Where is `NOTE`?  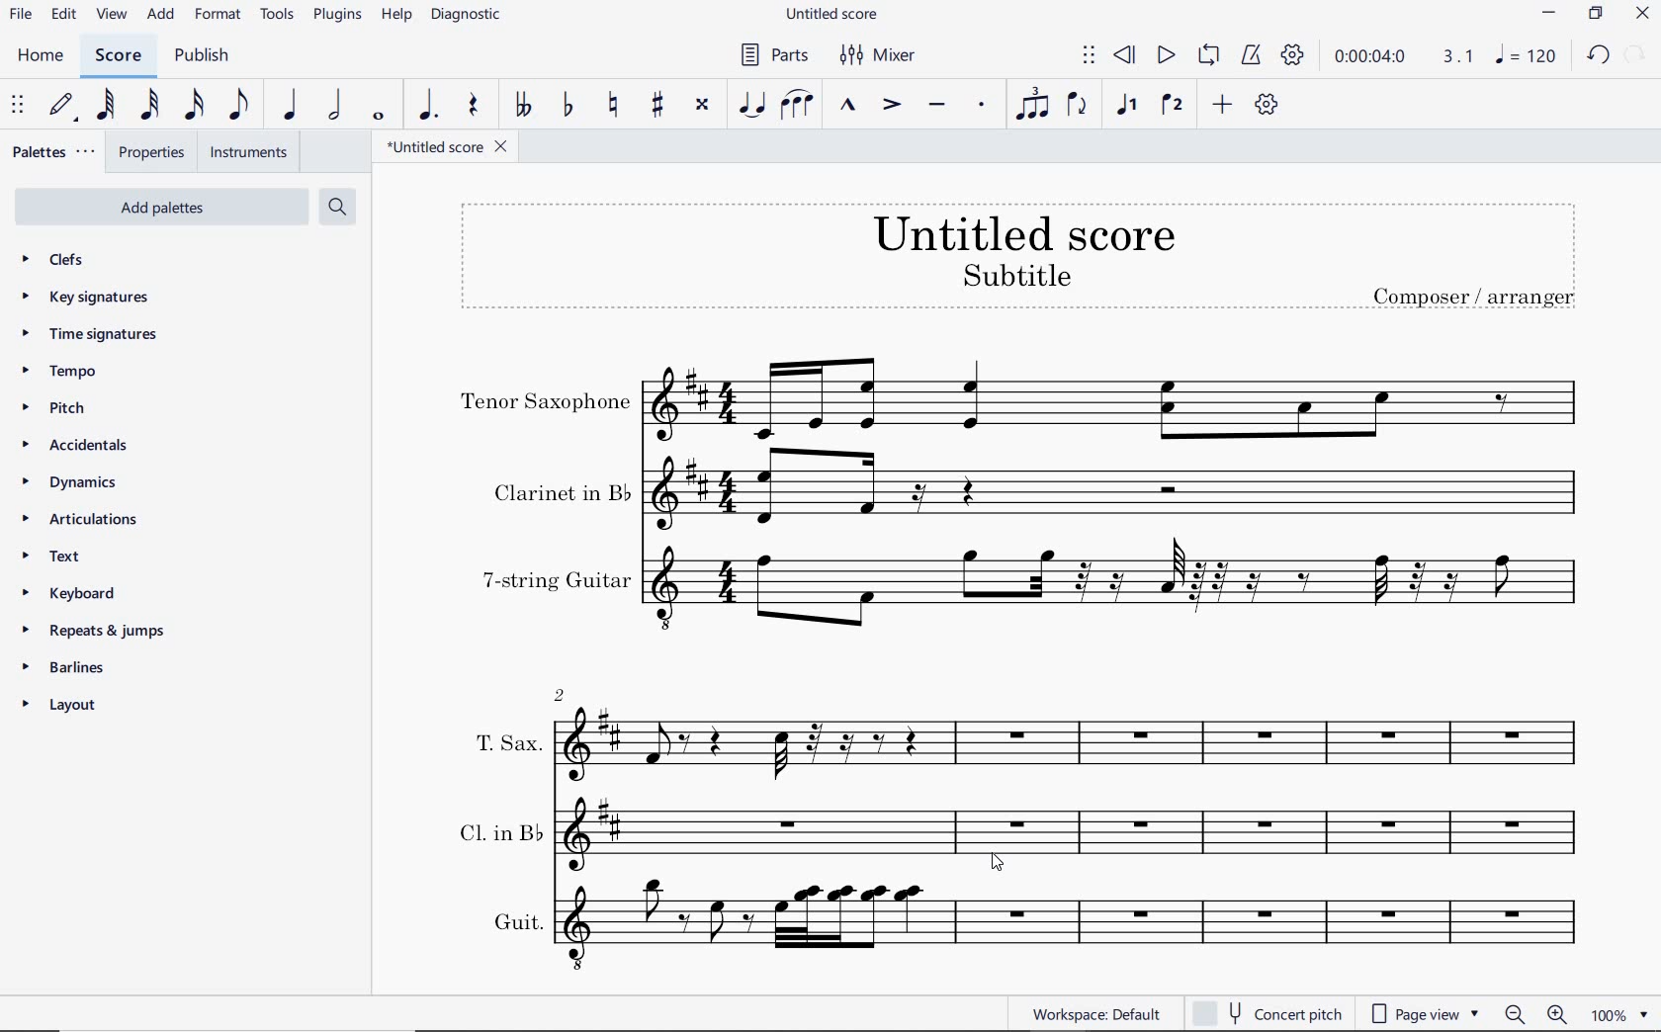 NOTE is located at coordinates (1526, 54).